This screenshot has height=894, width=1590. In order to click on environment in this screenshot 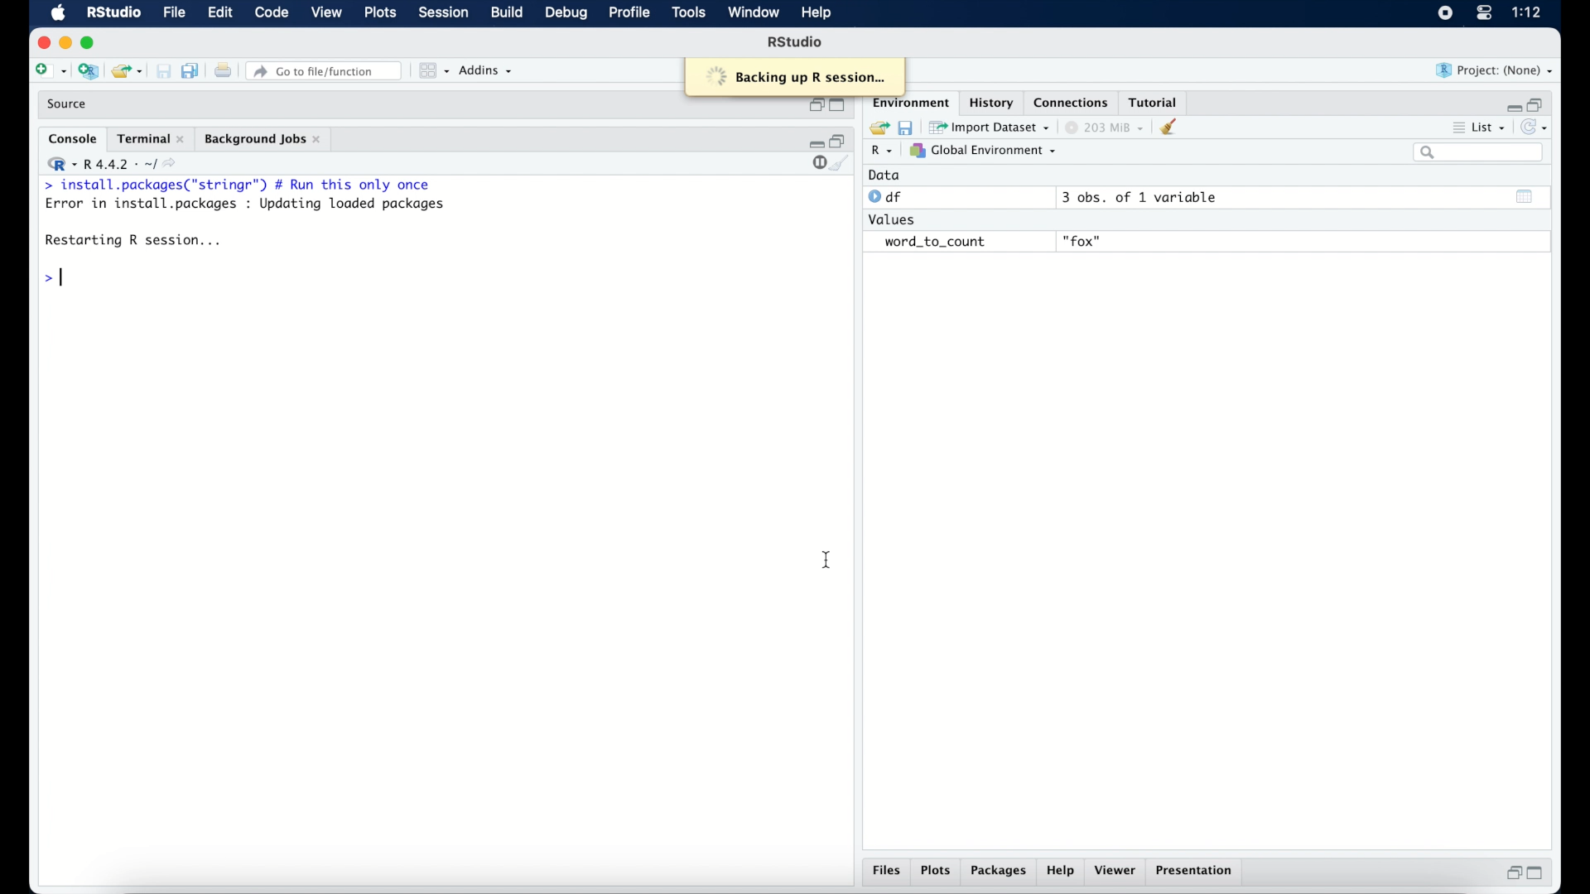, I will do `click(909, 106)`.